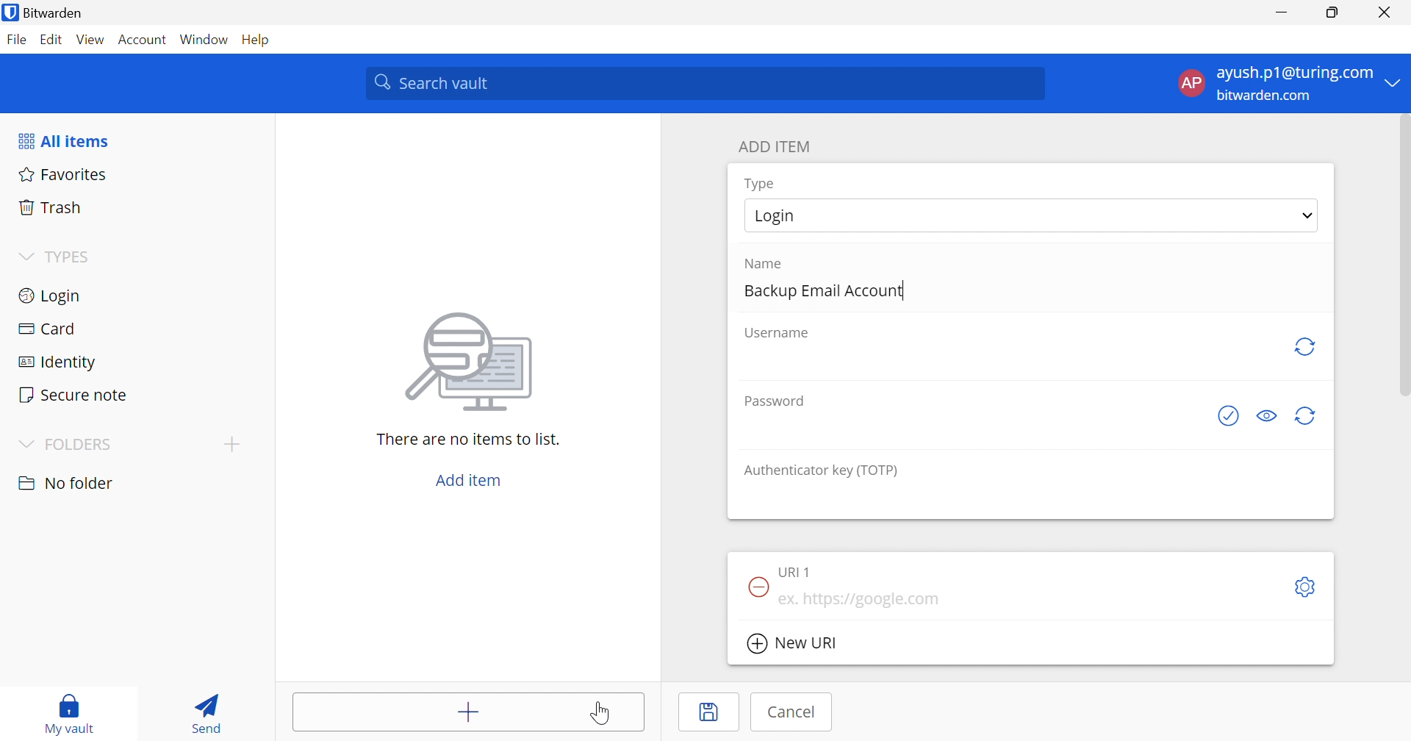  I want to click on Add folder, so click(232, 445).